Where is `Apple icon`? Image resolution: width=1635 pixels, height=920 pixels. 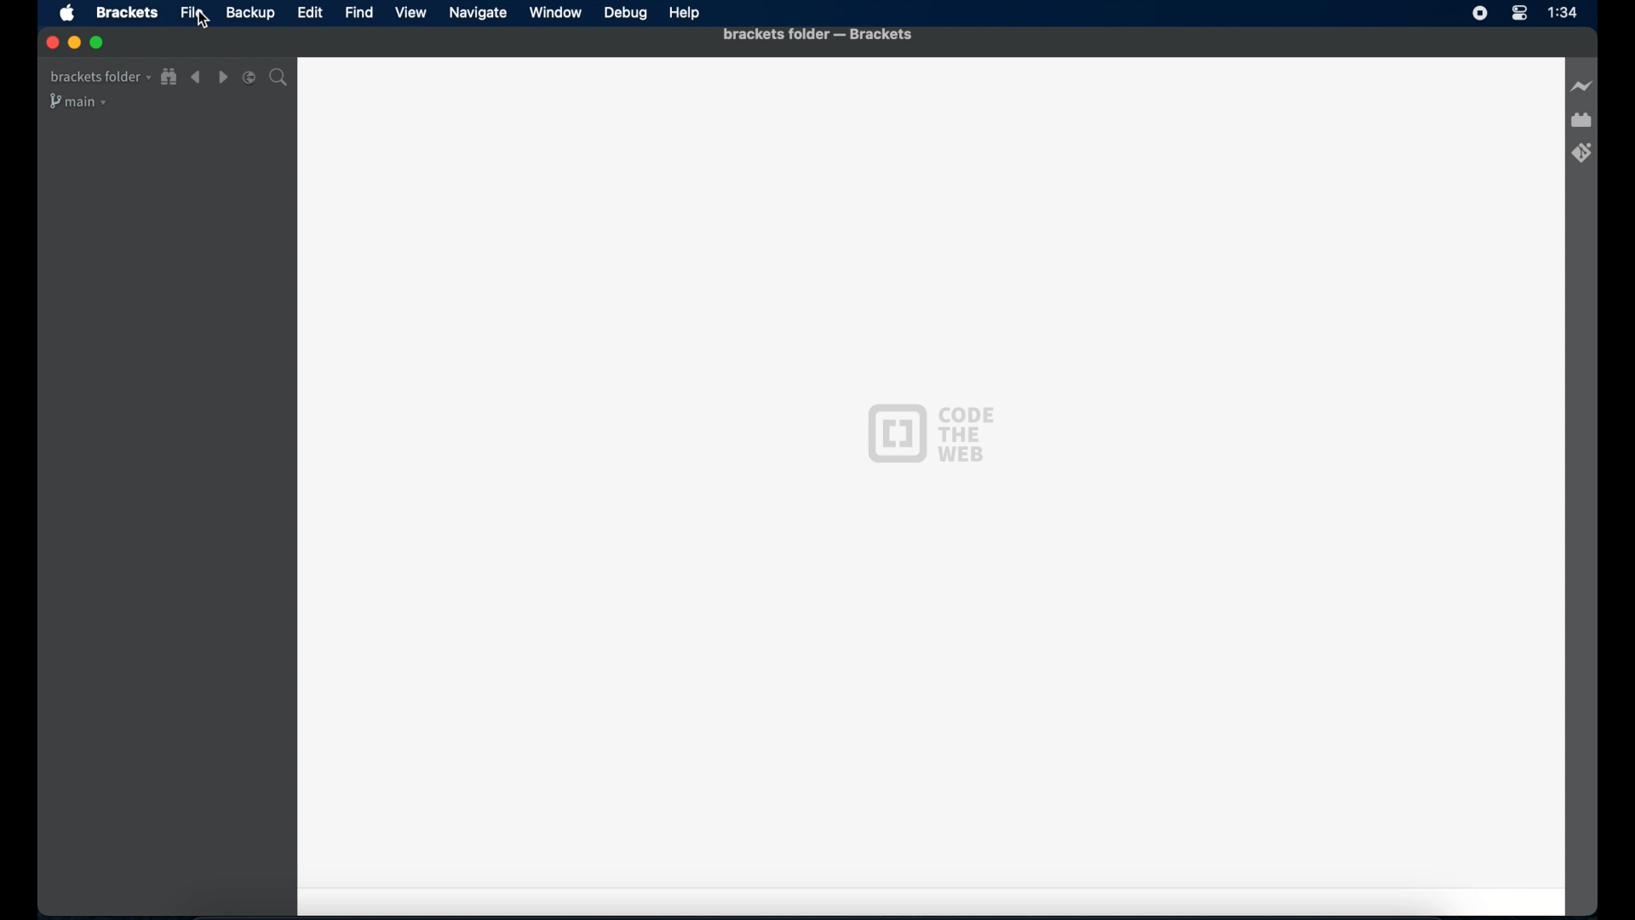 Apple icon is located at coordinates (68, 14).